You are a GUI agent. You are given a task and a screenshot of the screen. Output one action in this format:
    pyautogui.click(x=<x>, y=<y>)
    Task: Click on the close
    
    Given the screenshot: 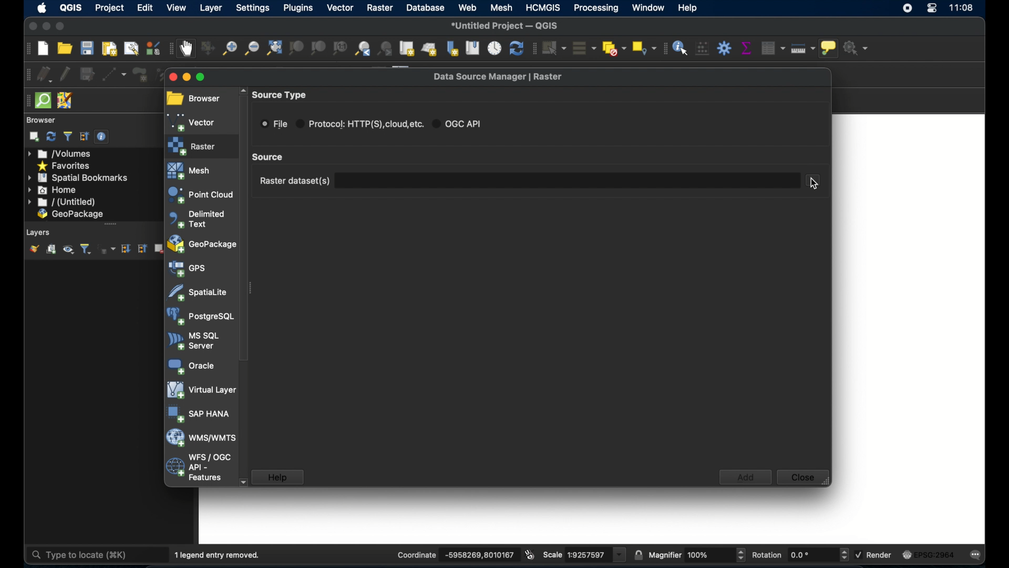 What is the action you would take?
    pyautogui.click(x=171, y=77)
    